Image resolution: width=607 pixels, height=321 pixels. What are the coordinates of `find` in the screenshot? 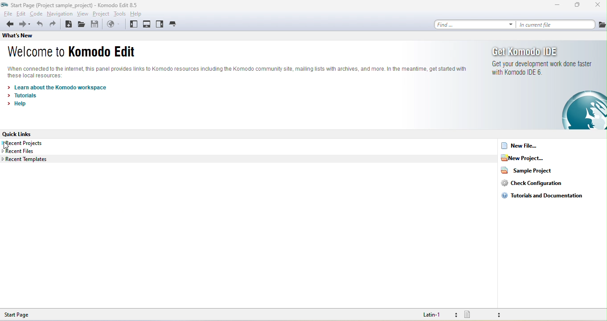 It's located at (475, 24).